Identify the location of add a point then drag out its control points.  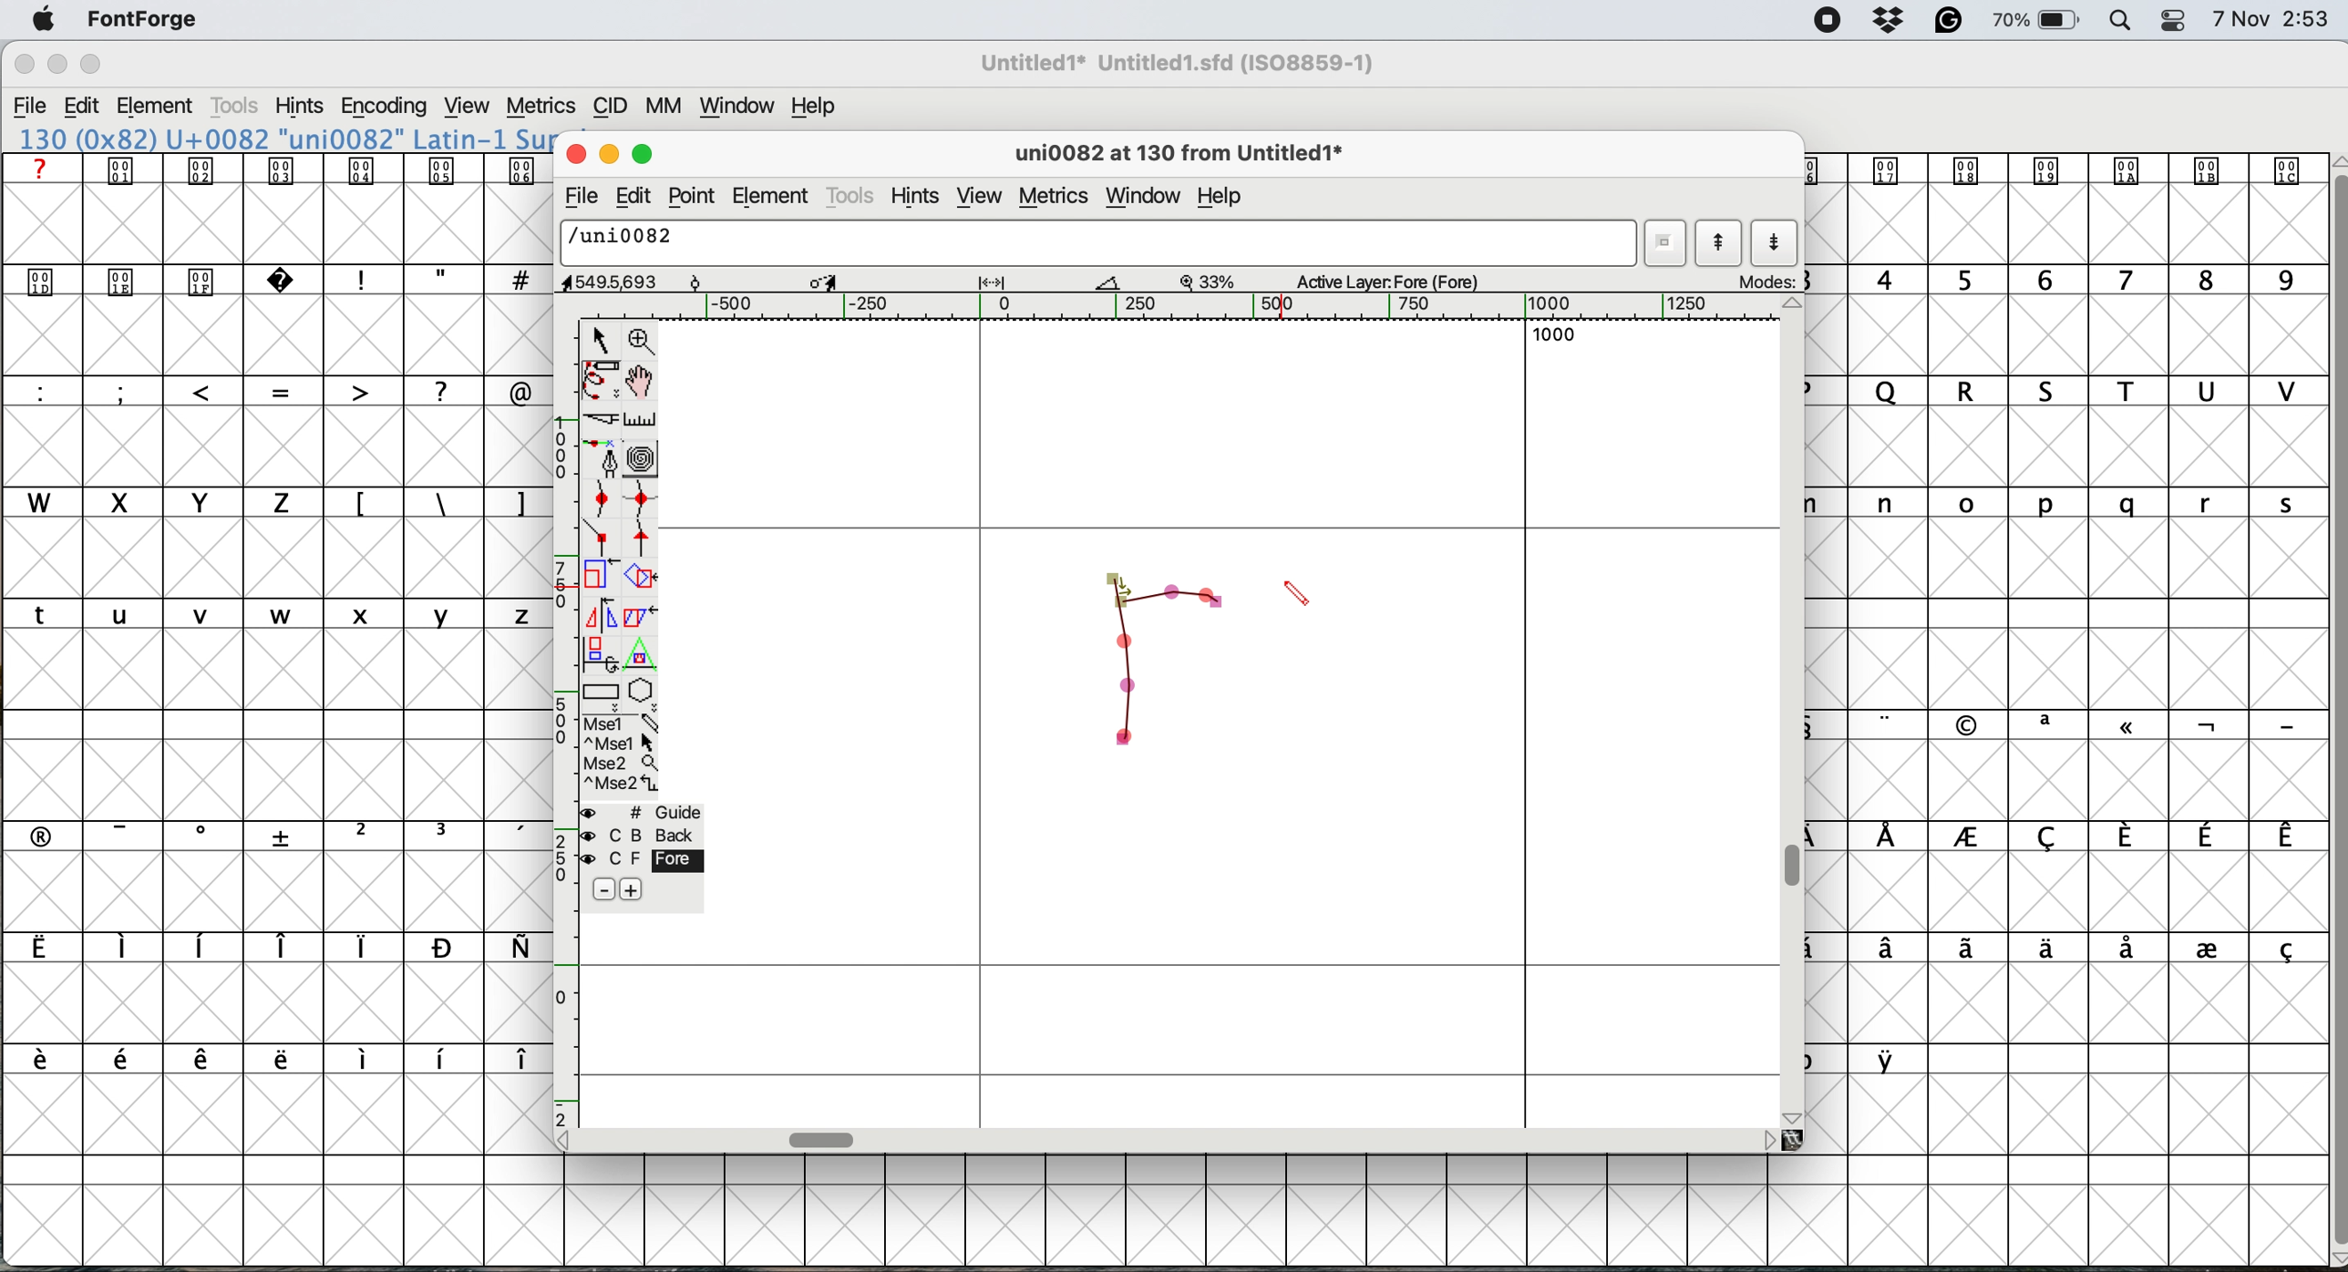
(602, 461).